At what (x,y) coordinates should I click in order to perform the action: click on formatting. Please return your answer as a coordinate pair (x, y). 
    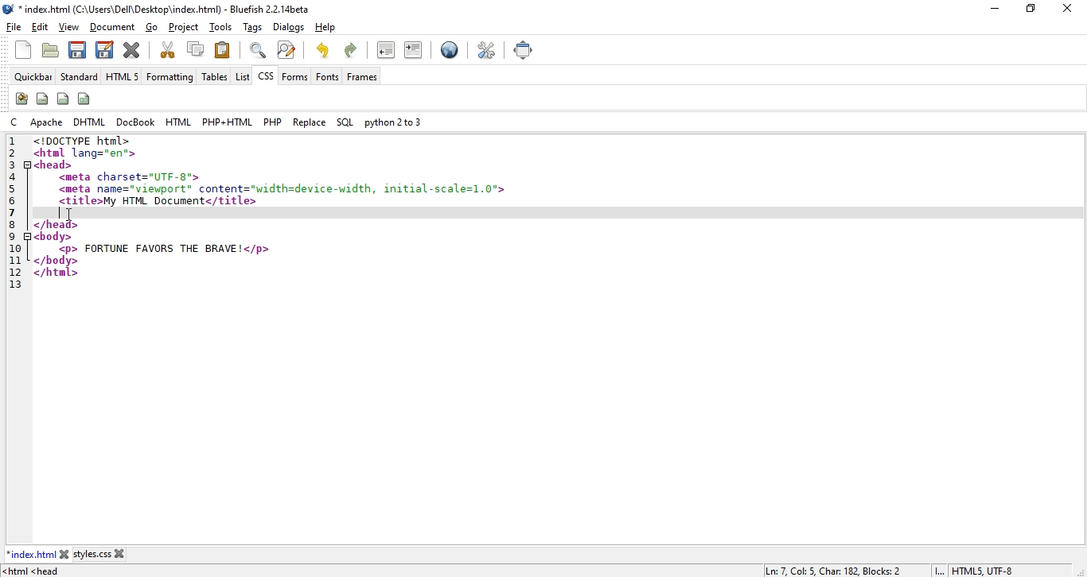
    Looking at the image, I should click on (169, 78).